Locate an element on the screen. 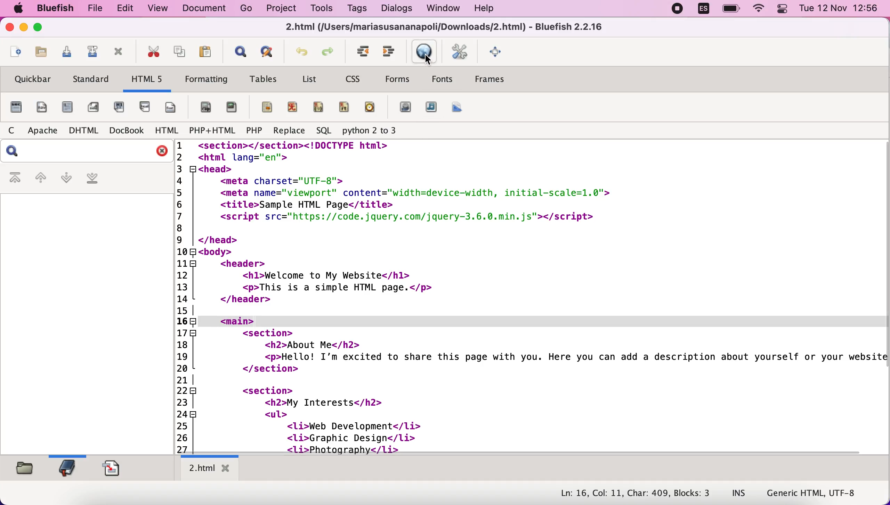  quickstar is located at coordinates (15, 108).